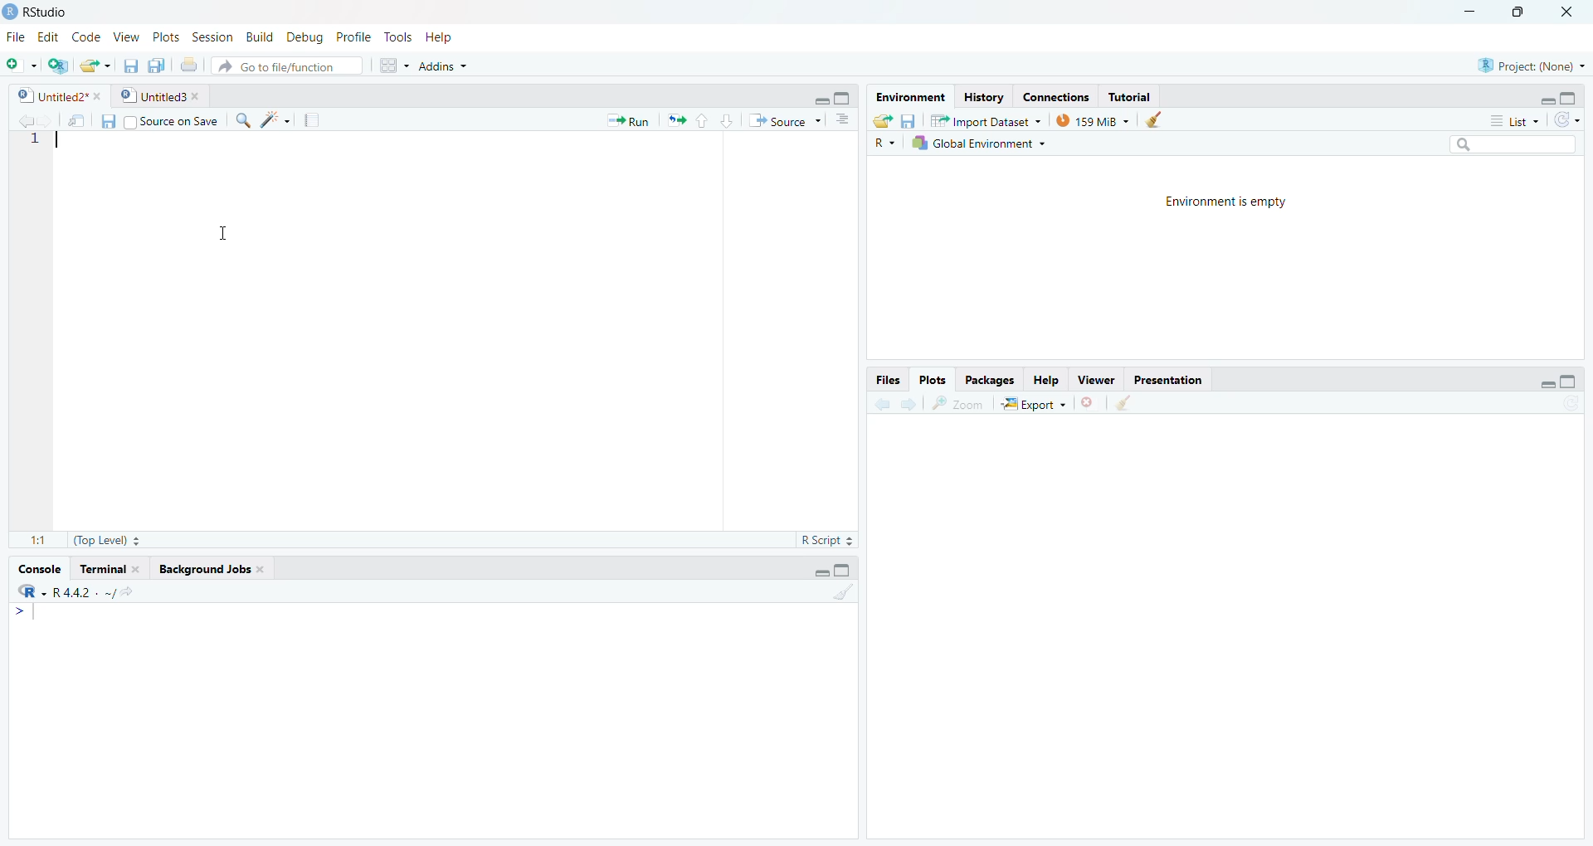 This screenshot has height=846, width=1593. Describe the element at coordinates (1570, 403) in the screenshot. I see `Refresh` at that location.